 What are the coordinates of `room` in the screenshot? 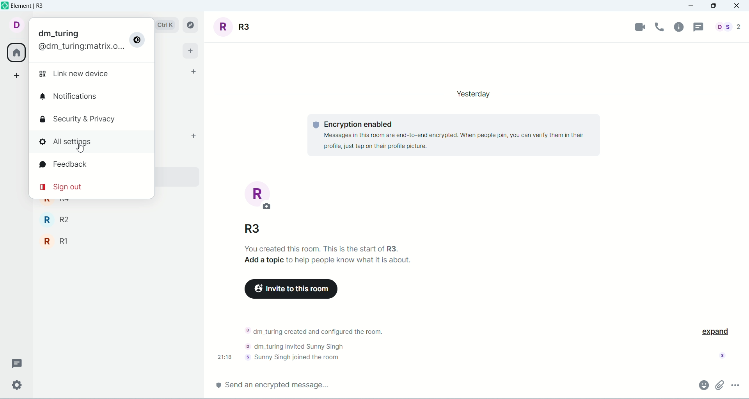 It's located at (236, 27).